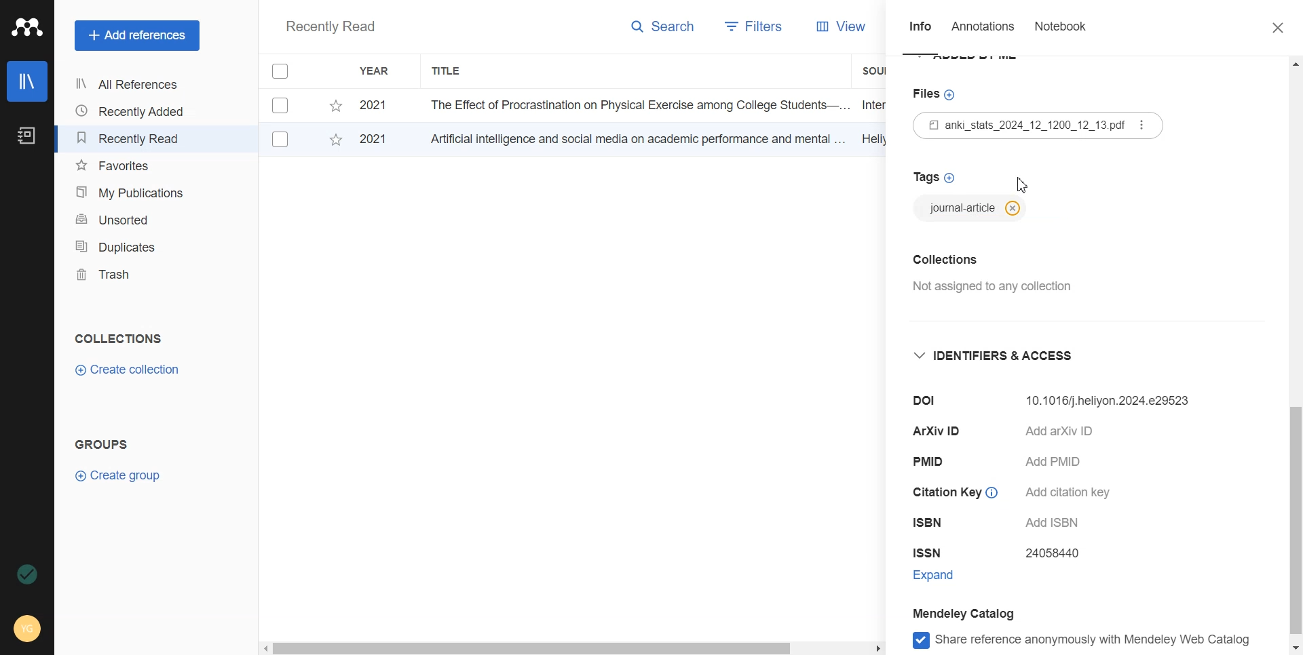 The image size is (1303, 655). What do you see at coordinates (335, 142) in the screenshot?
I see `Starred` at bounding box center [335, 142].